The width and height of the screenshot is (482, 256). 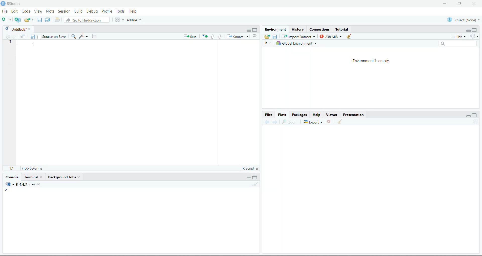 I want to click on maximize, so click(x=255, y=178).